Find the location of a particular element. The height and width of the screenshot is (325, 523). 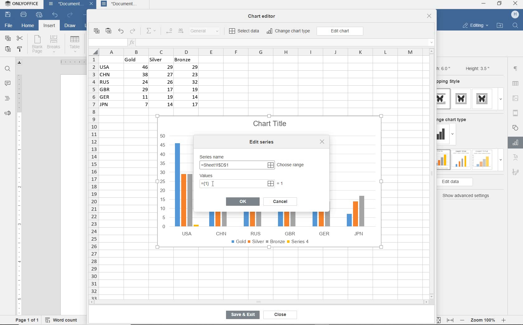

Chart settings is located at coordinates (514, 143).